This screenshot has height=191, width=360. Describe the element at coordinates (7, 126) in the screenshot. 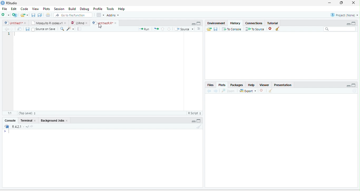

I see `R` at that location.